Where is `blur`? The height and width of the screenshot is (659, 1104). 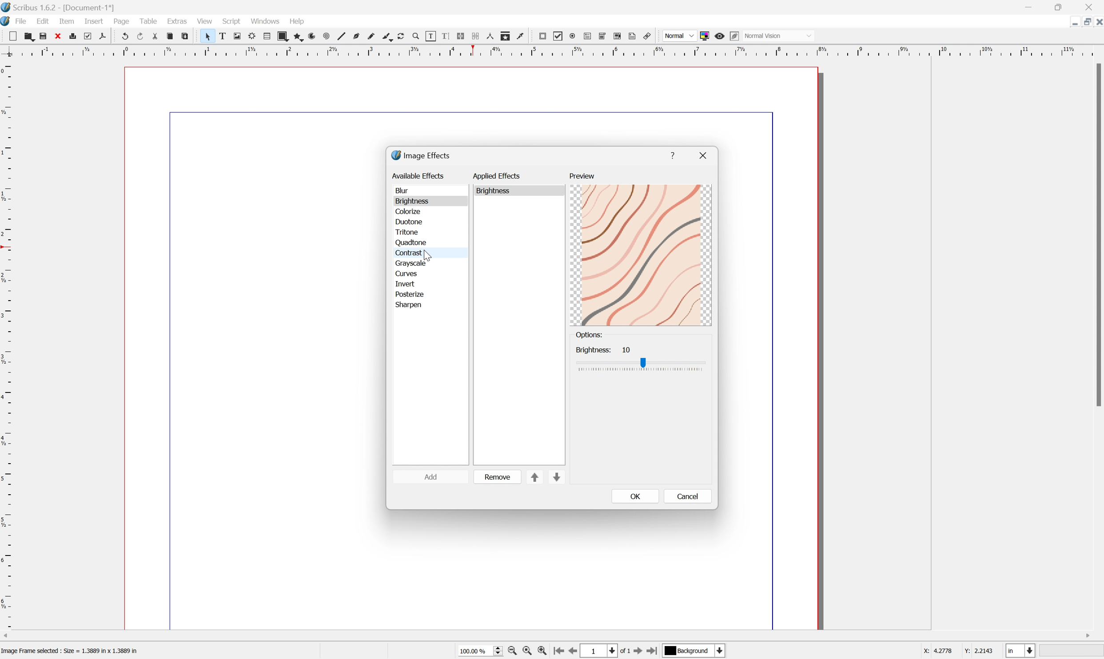
blur is located at coordinates (404, 189).